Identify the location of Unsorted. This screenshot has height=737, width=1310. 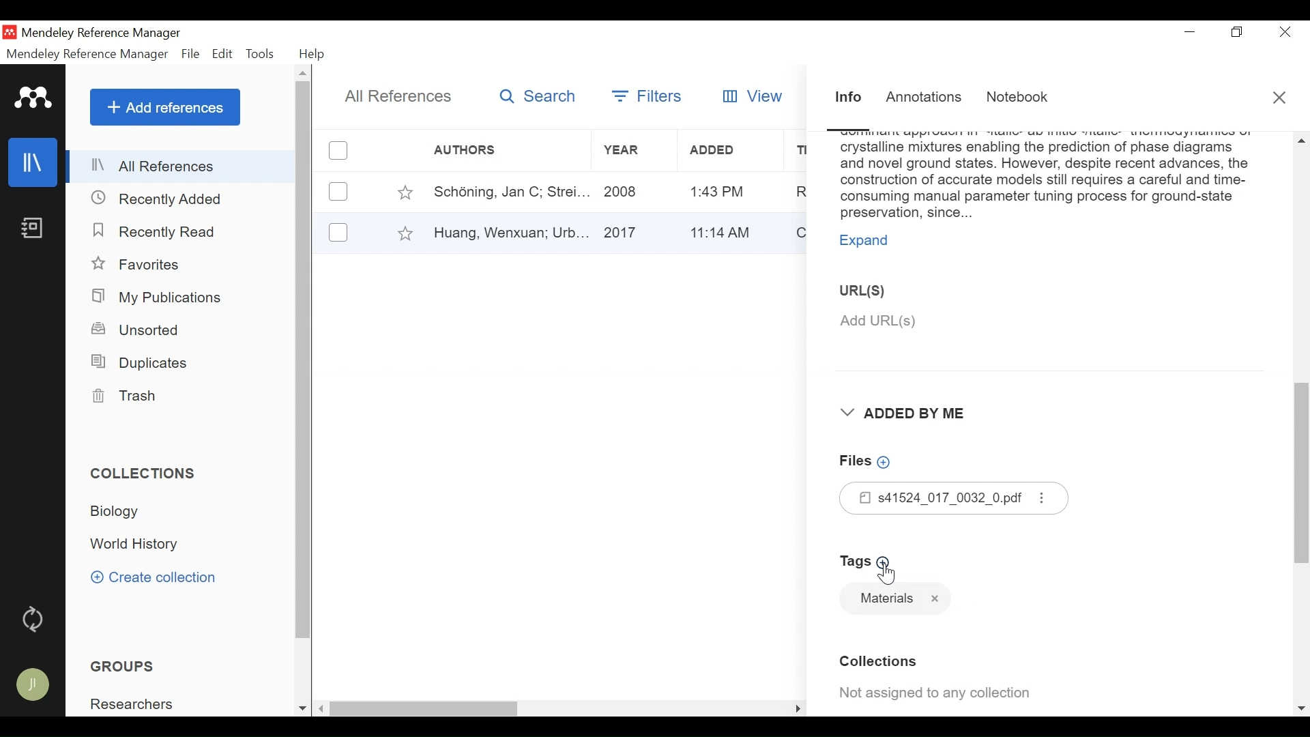
(137, 330).